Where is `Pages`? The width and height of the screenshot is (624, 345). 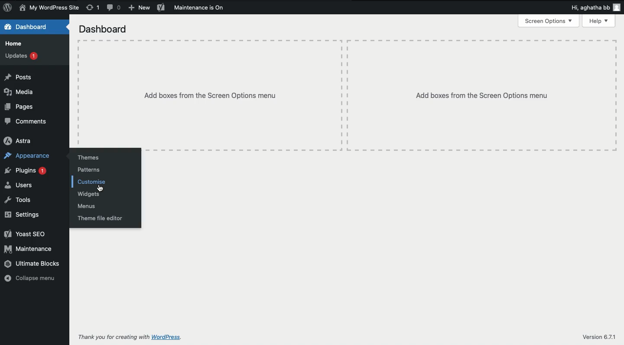 Pages is located at coordinates (20, 107).